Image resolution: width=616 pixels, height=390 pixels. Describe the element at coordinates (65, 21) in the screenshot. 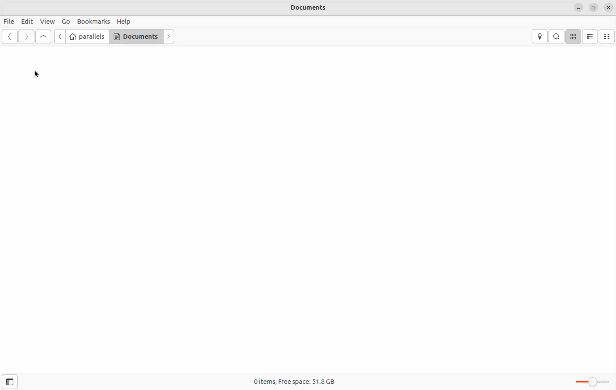

I see `Go` at that location.